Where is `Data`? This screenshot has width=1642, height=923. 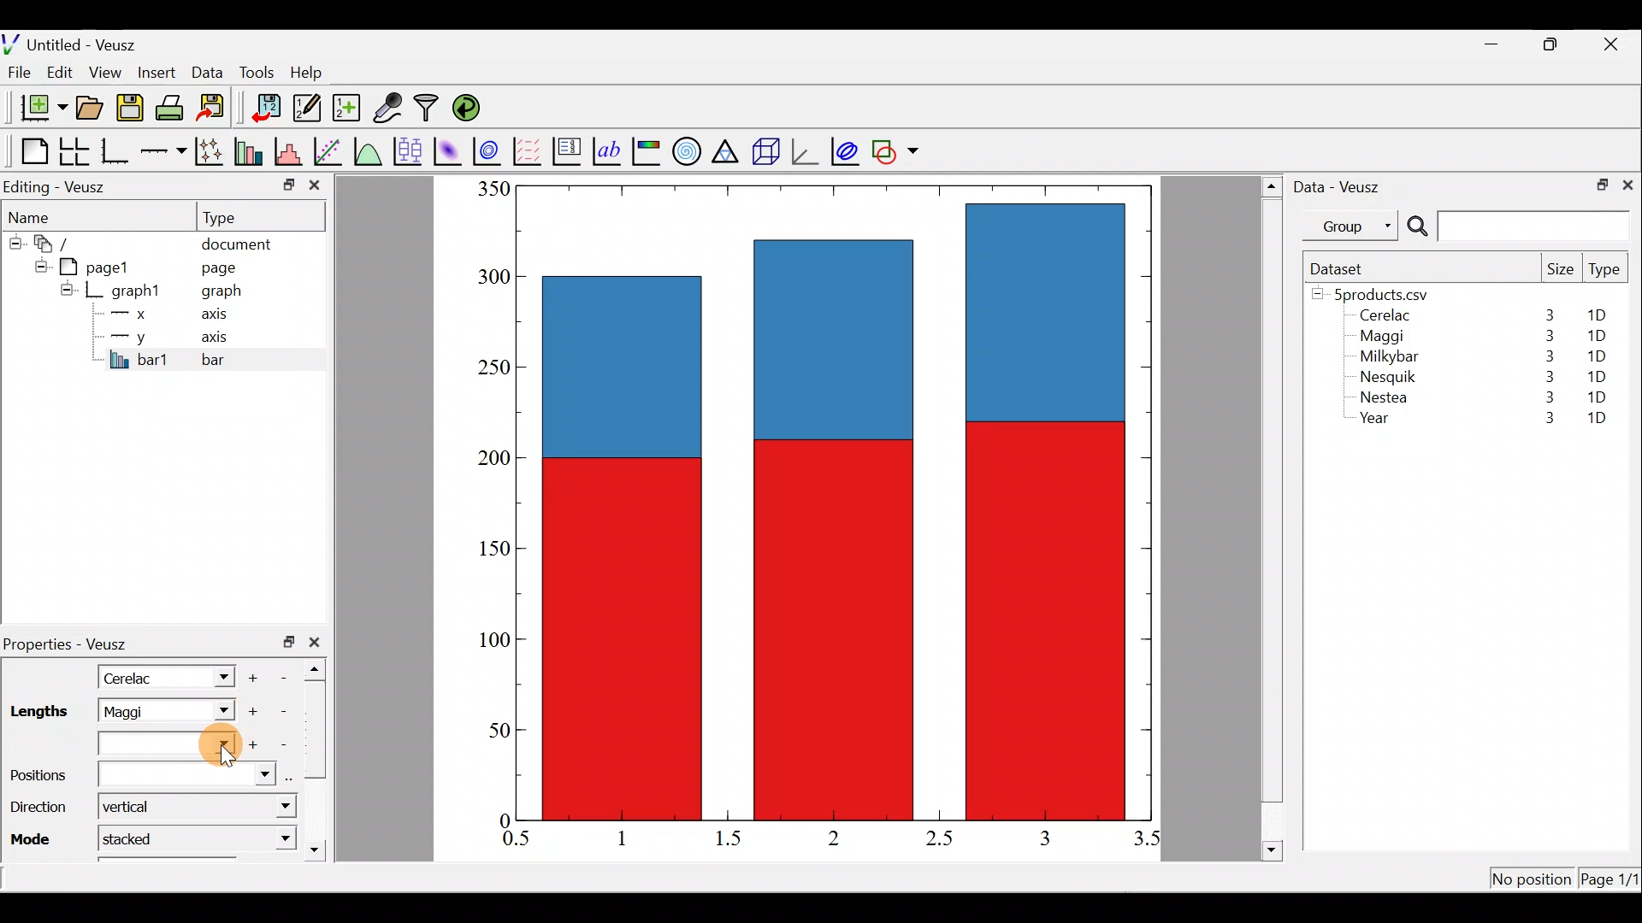 Data is located at coordinates (207, 71).